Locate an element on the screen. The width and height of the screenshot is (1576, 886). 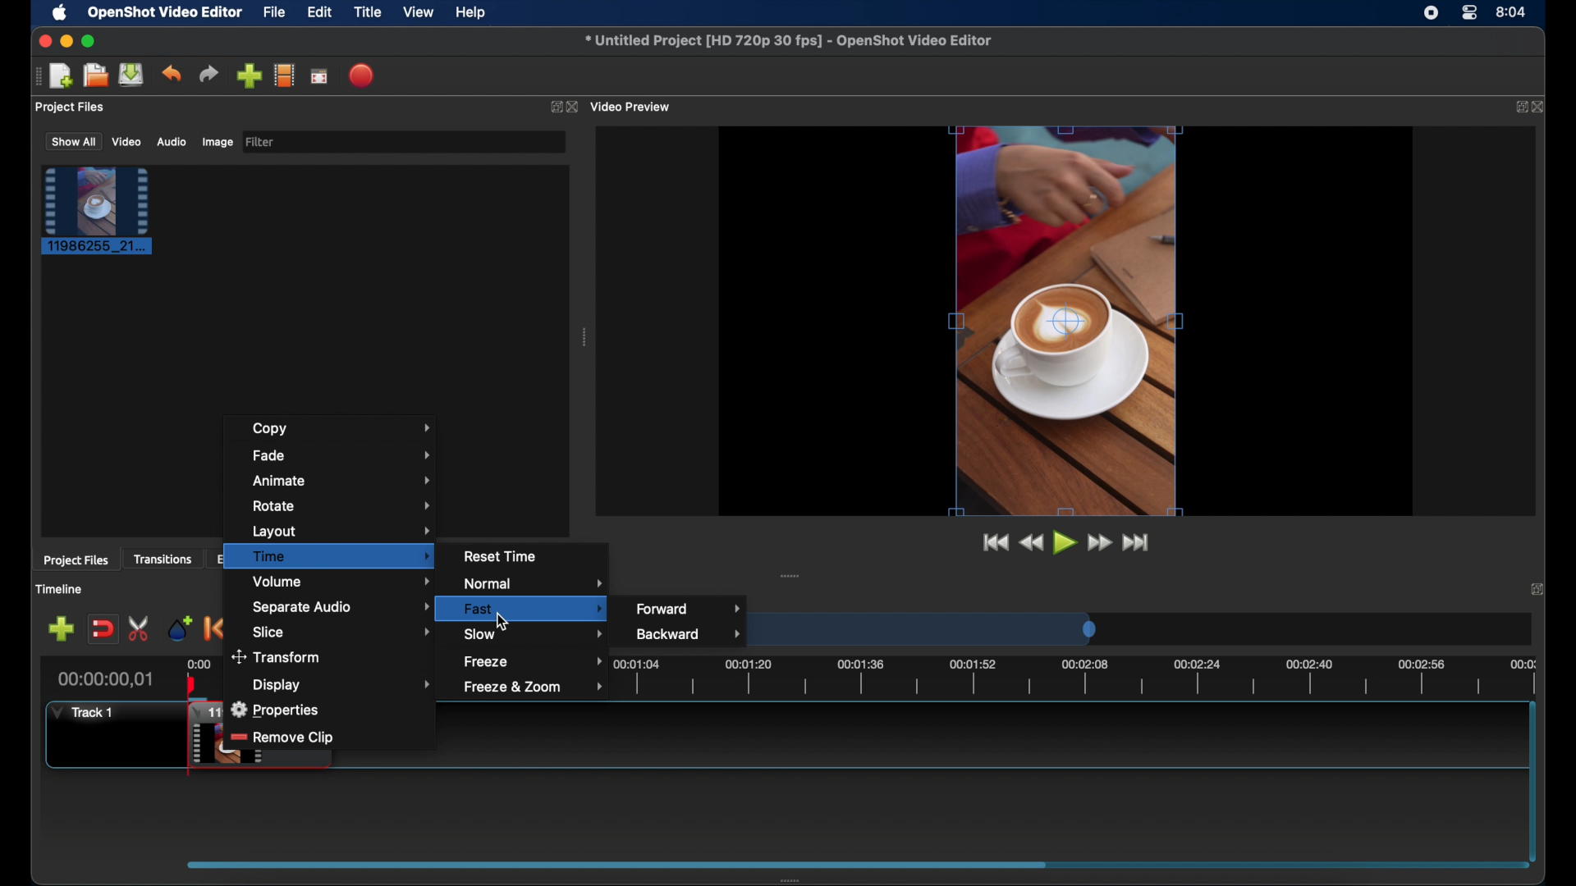
close is located at coordinates (1542, 107).